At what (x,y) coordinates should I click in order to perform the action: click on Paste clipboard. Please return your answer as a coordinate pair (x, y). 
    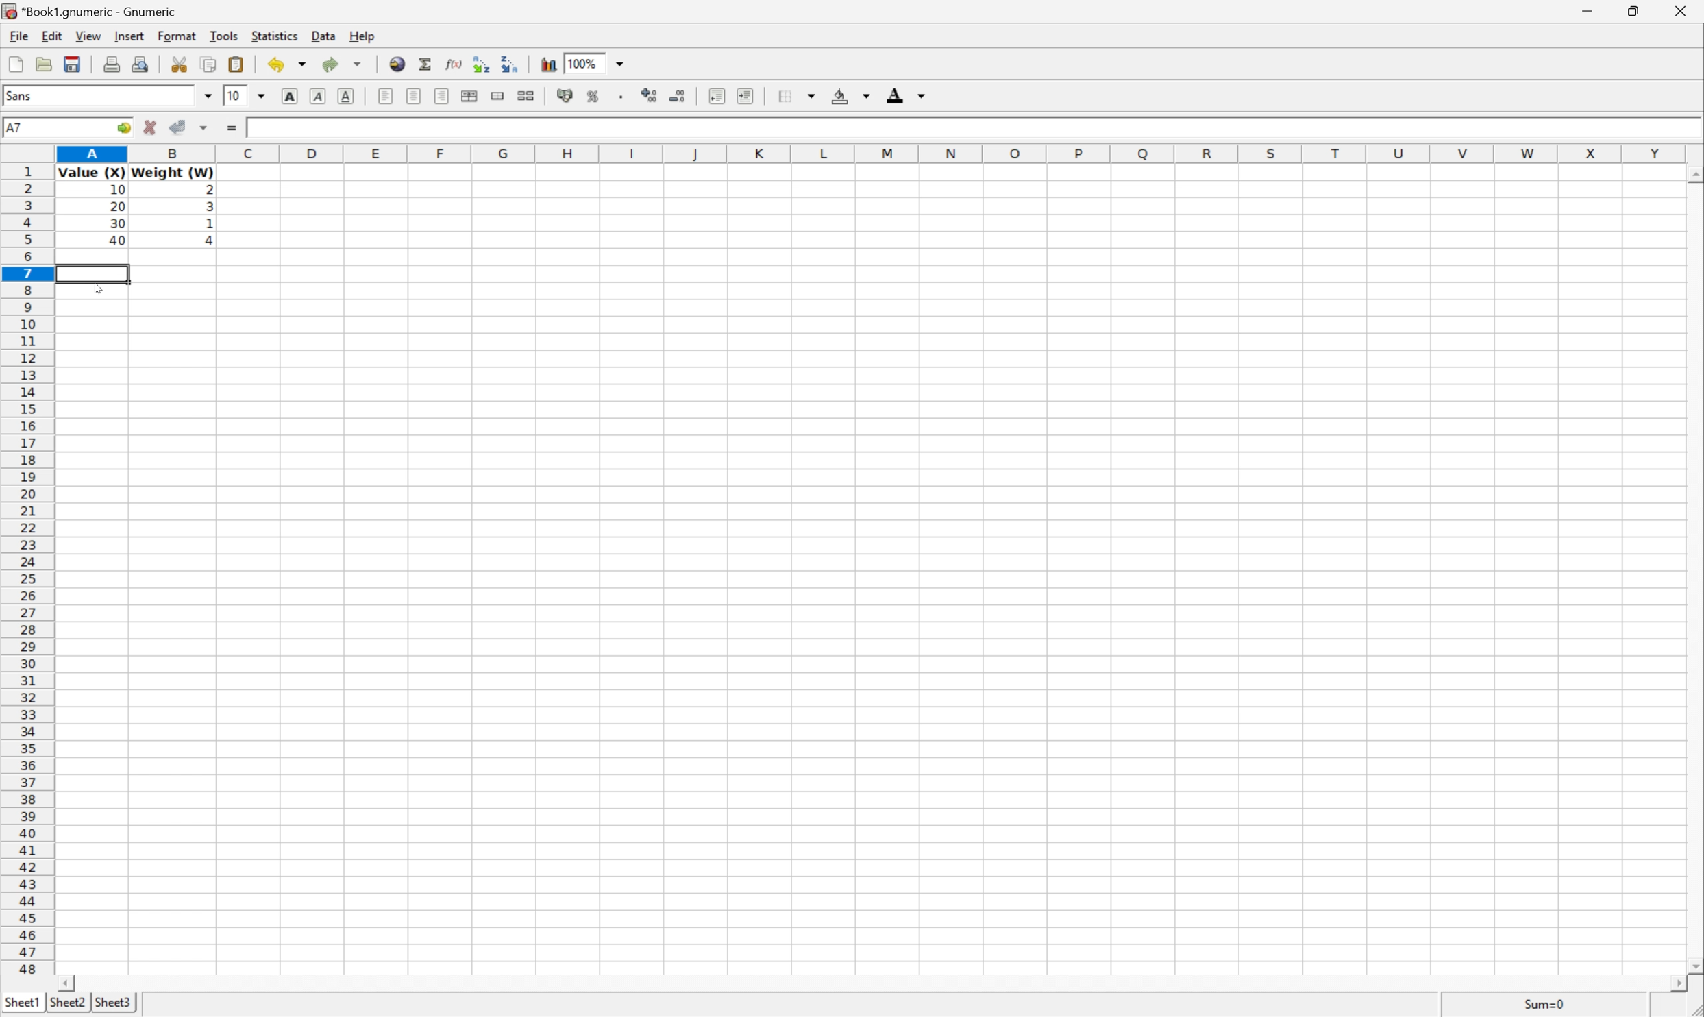
    Looking at the image, I should click on (238, 62).